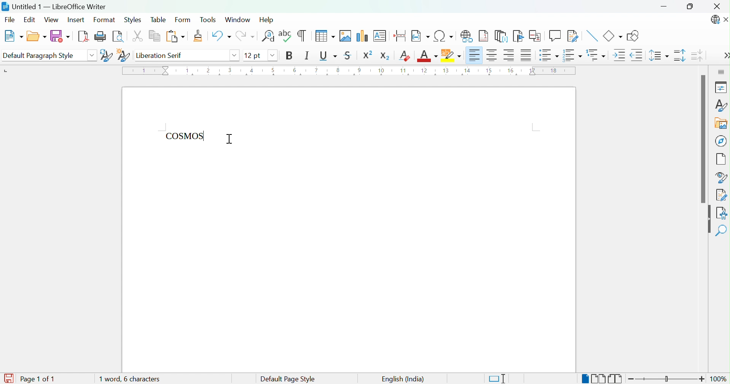 Image resolution: width=730 pixels, height=384 pixels. Describe the element at coordinates (220, 36) in the screenshot. I see `Undo` at that location.